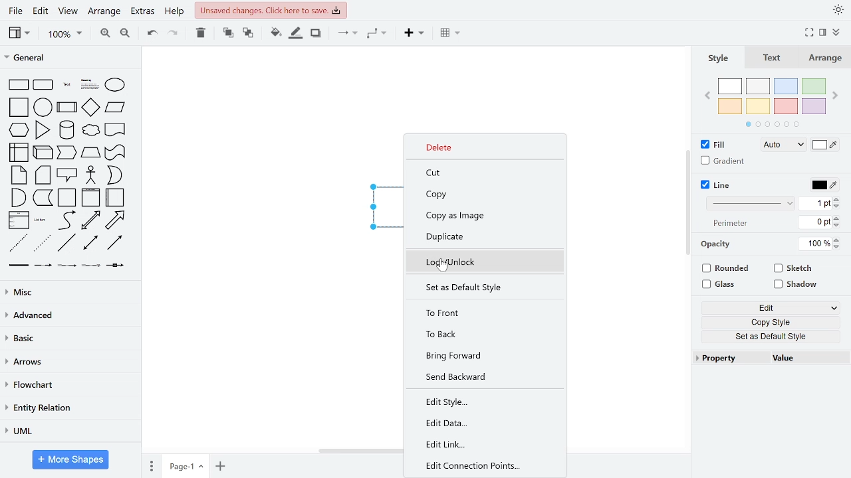 Image resolution: width=851 pixels, height=478 pixels. I want to click on undo, so click(150, 33).